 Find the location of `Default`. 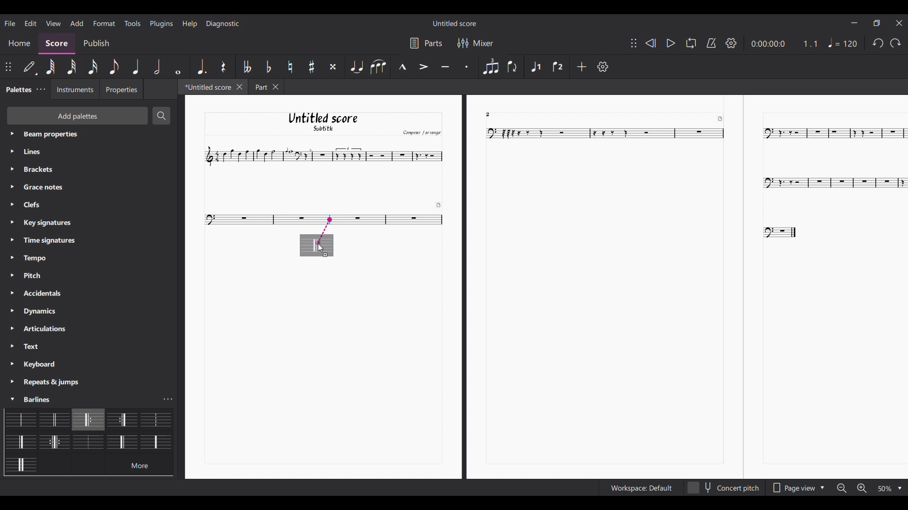

Default is located at coordinates (30, 67).